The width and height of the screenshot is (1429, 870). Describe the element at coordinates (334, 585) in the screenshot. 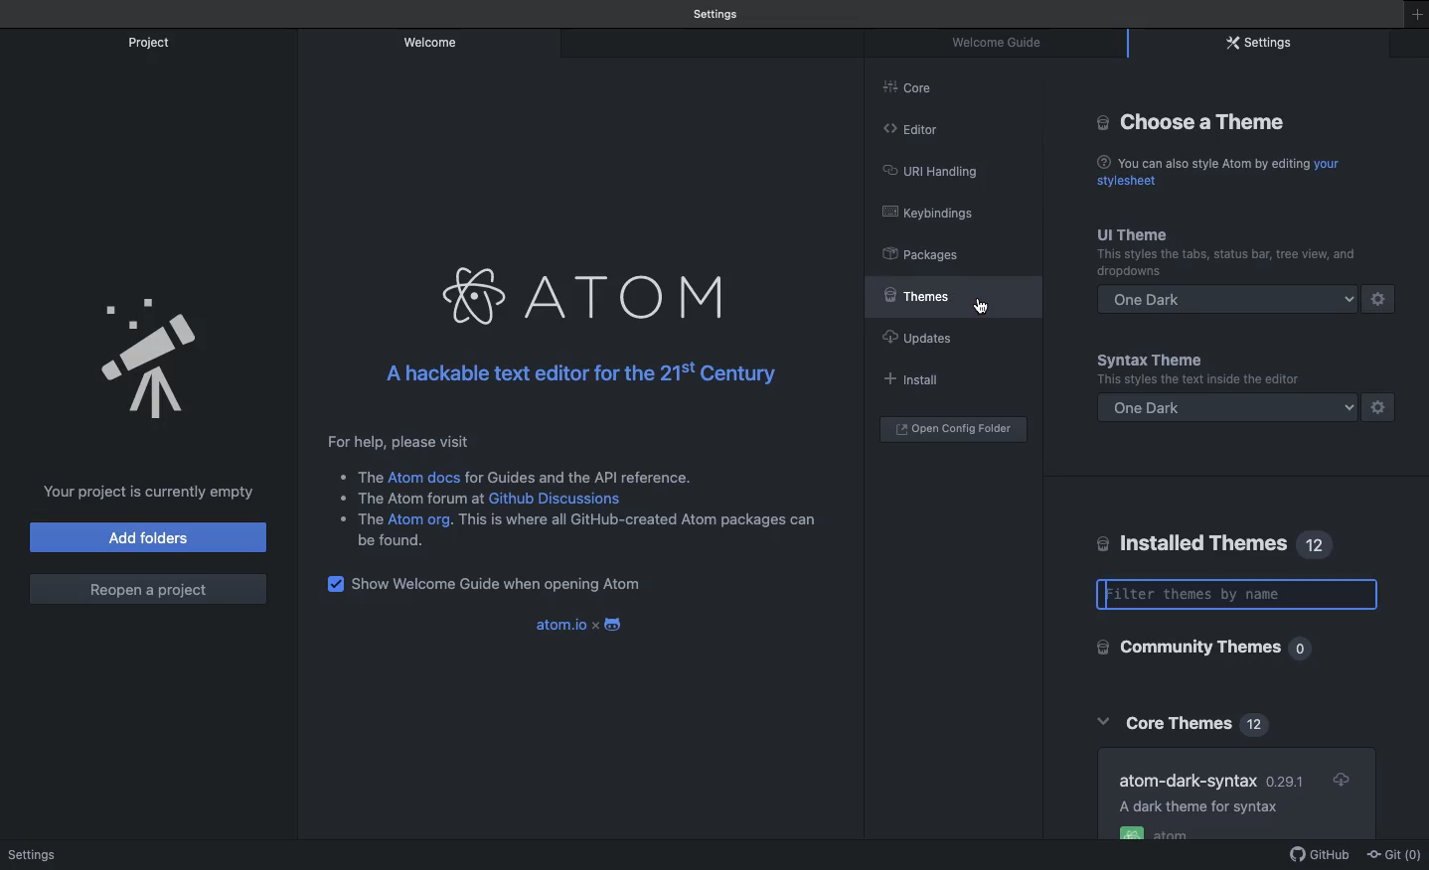

I see `checkbox` at that location.